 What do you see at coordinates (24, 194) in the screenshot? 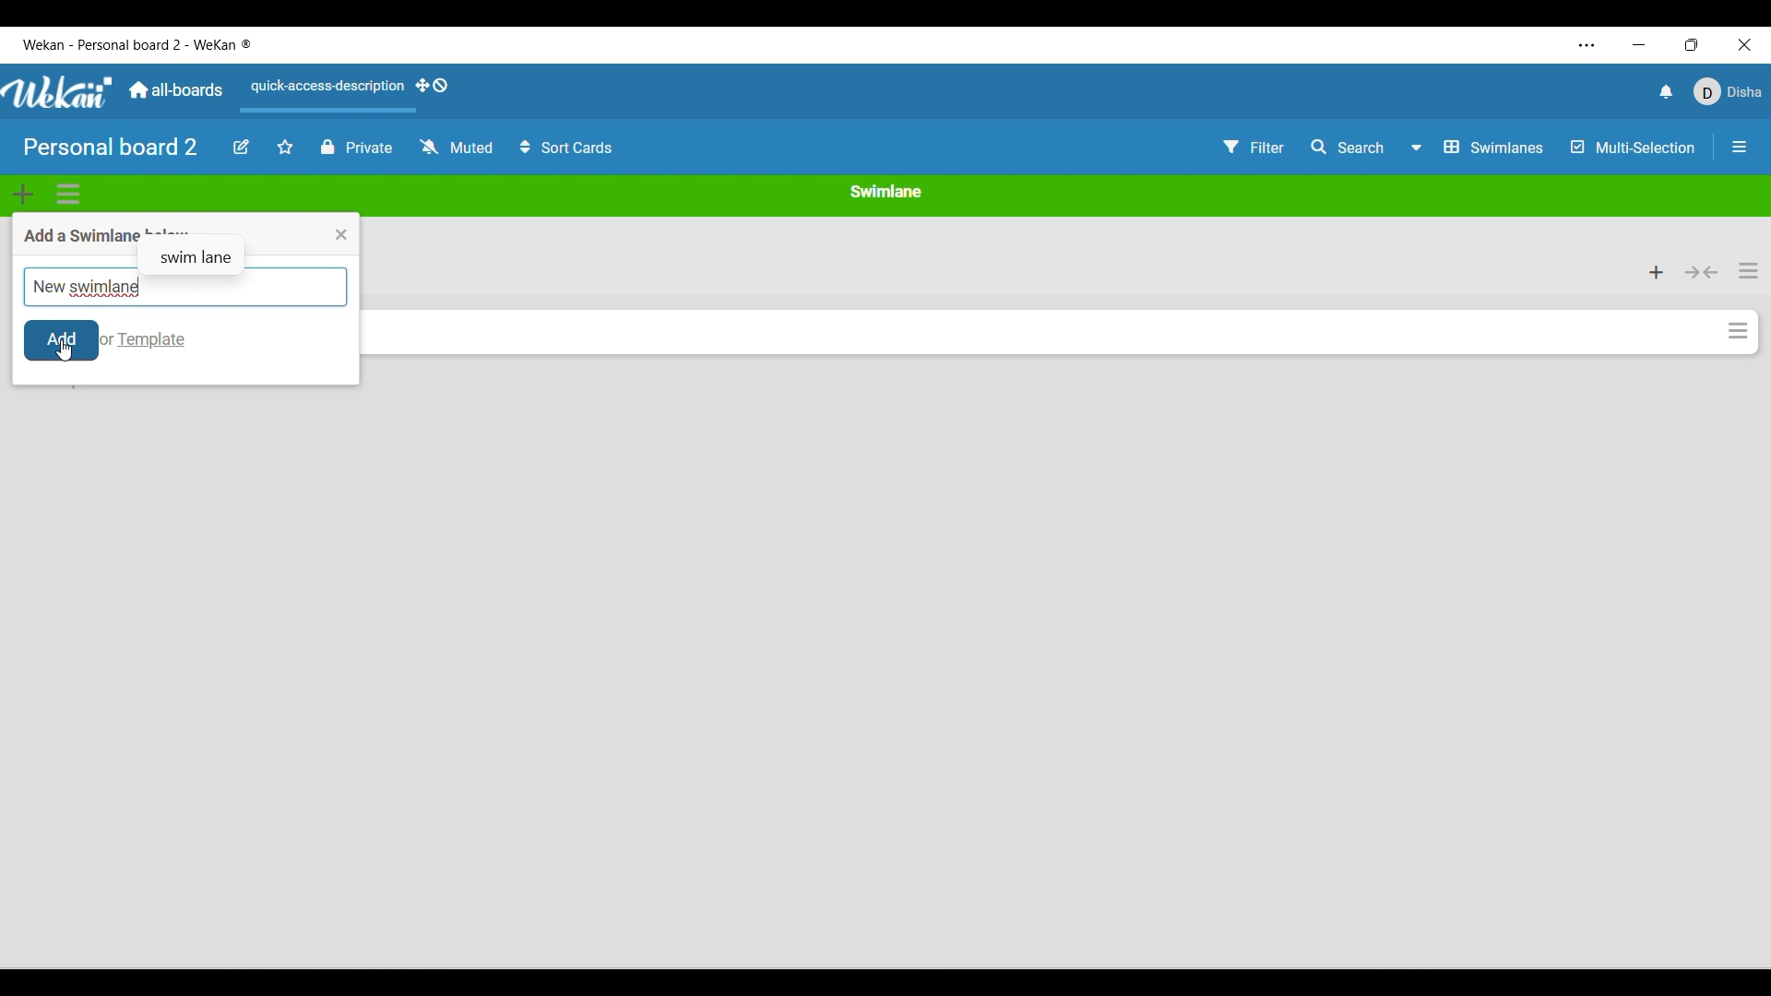
I see `Add swimlane` at bounding box center [24, 194].